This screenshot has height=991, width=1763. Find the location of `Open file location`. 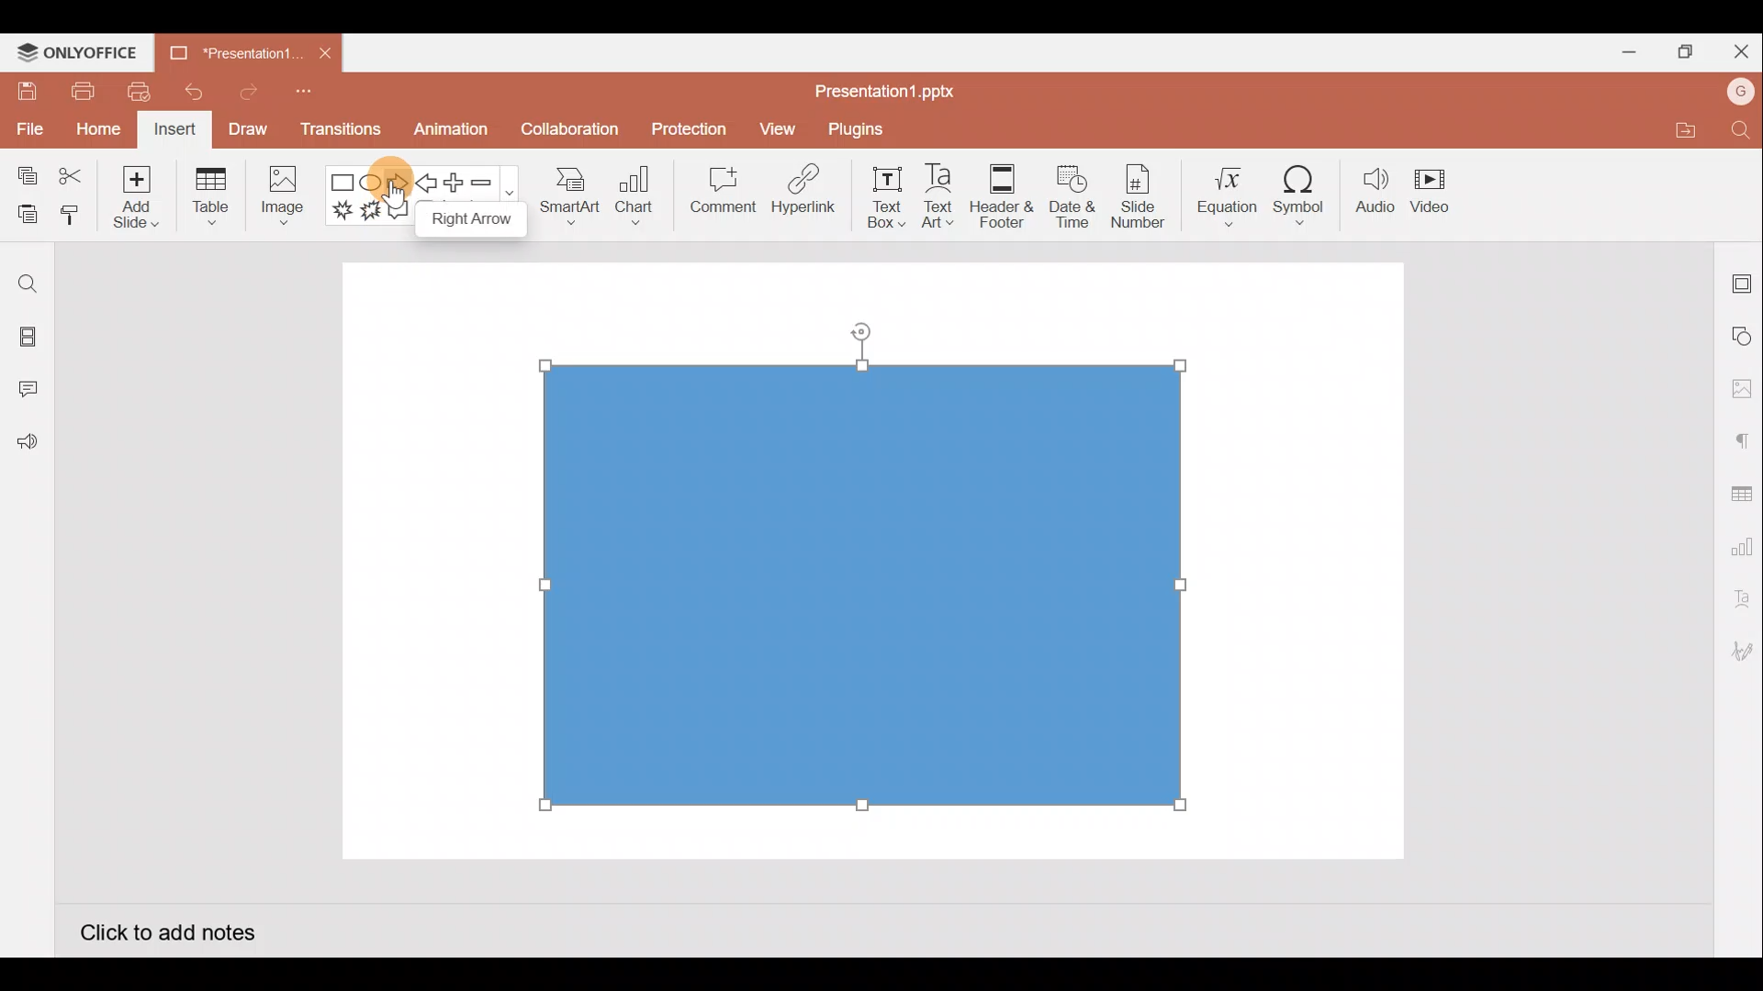

Open file location is located at coordinates (1682, 129).